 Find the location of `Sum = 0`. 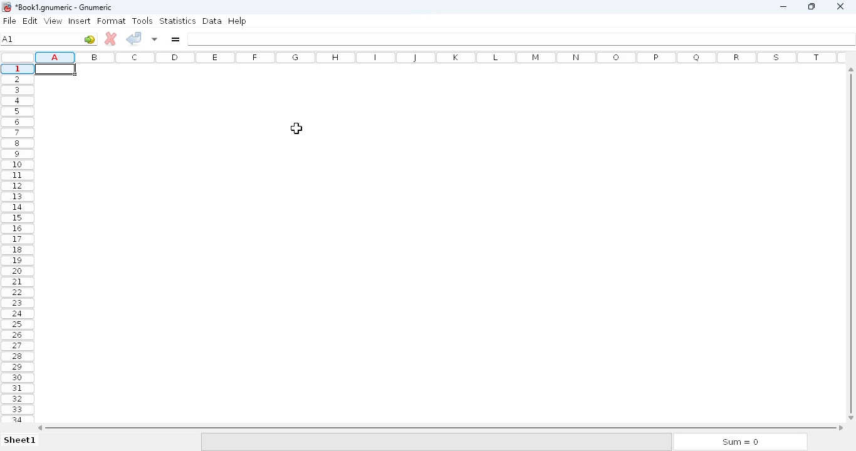

Sum = 0 is located at coordinates (737, 442).